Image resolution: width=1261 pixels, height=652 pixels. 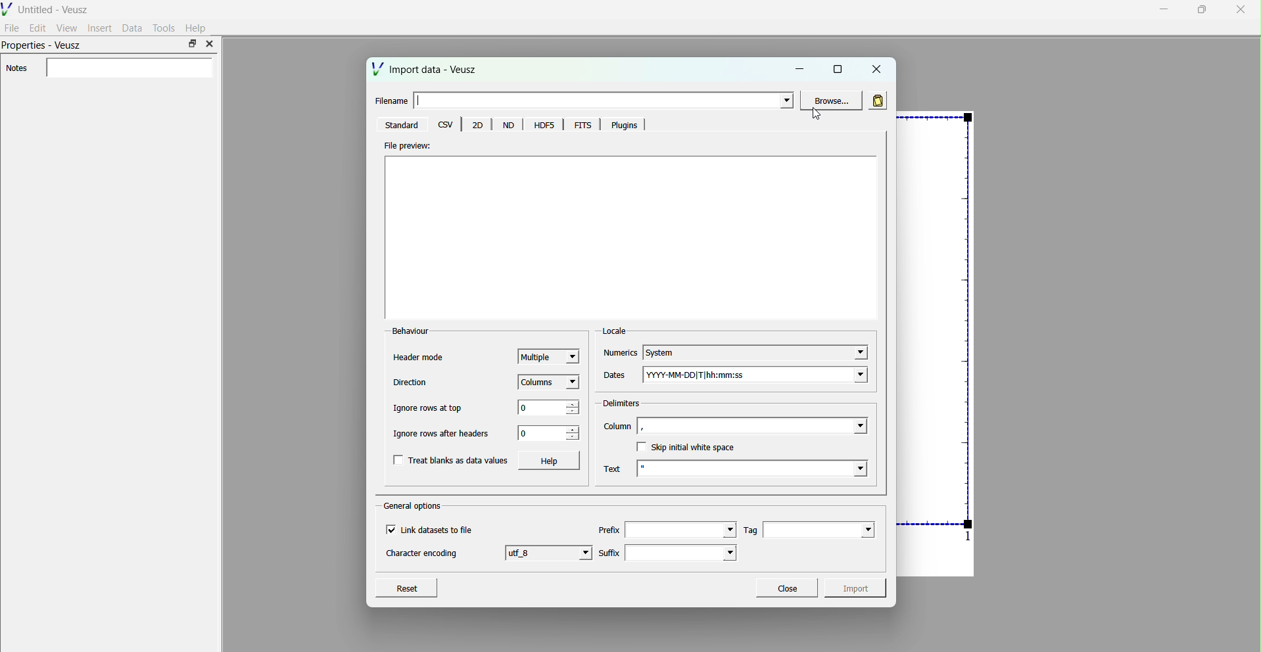 What do you see at coordinates (694, 448) in the screenshot?
I see `Skip initial white space` at bounding box center [694, 448].